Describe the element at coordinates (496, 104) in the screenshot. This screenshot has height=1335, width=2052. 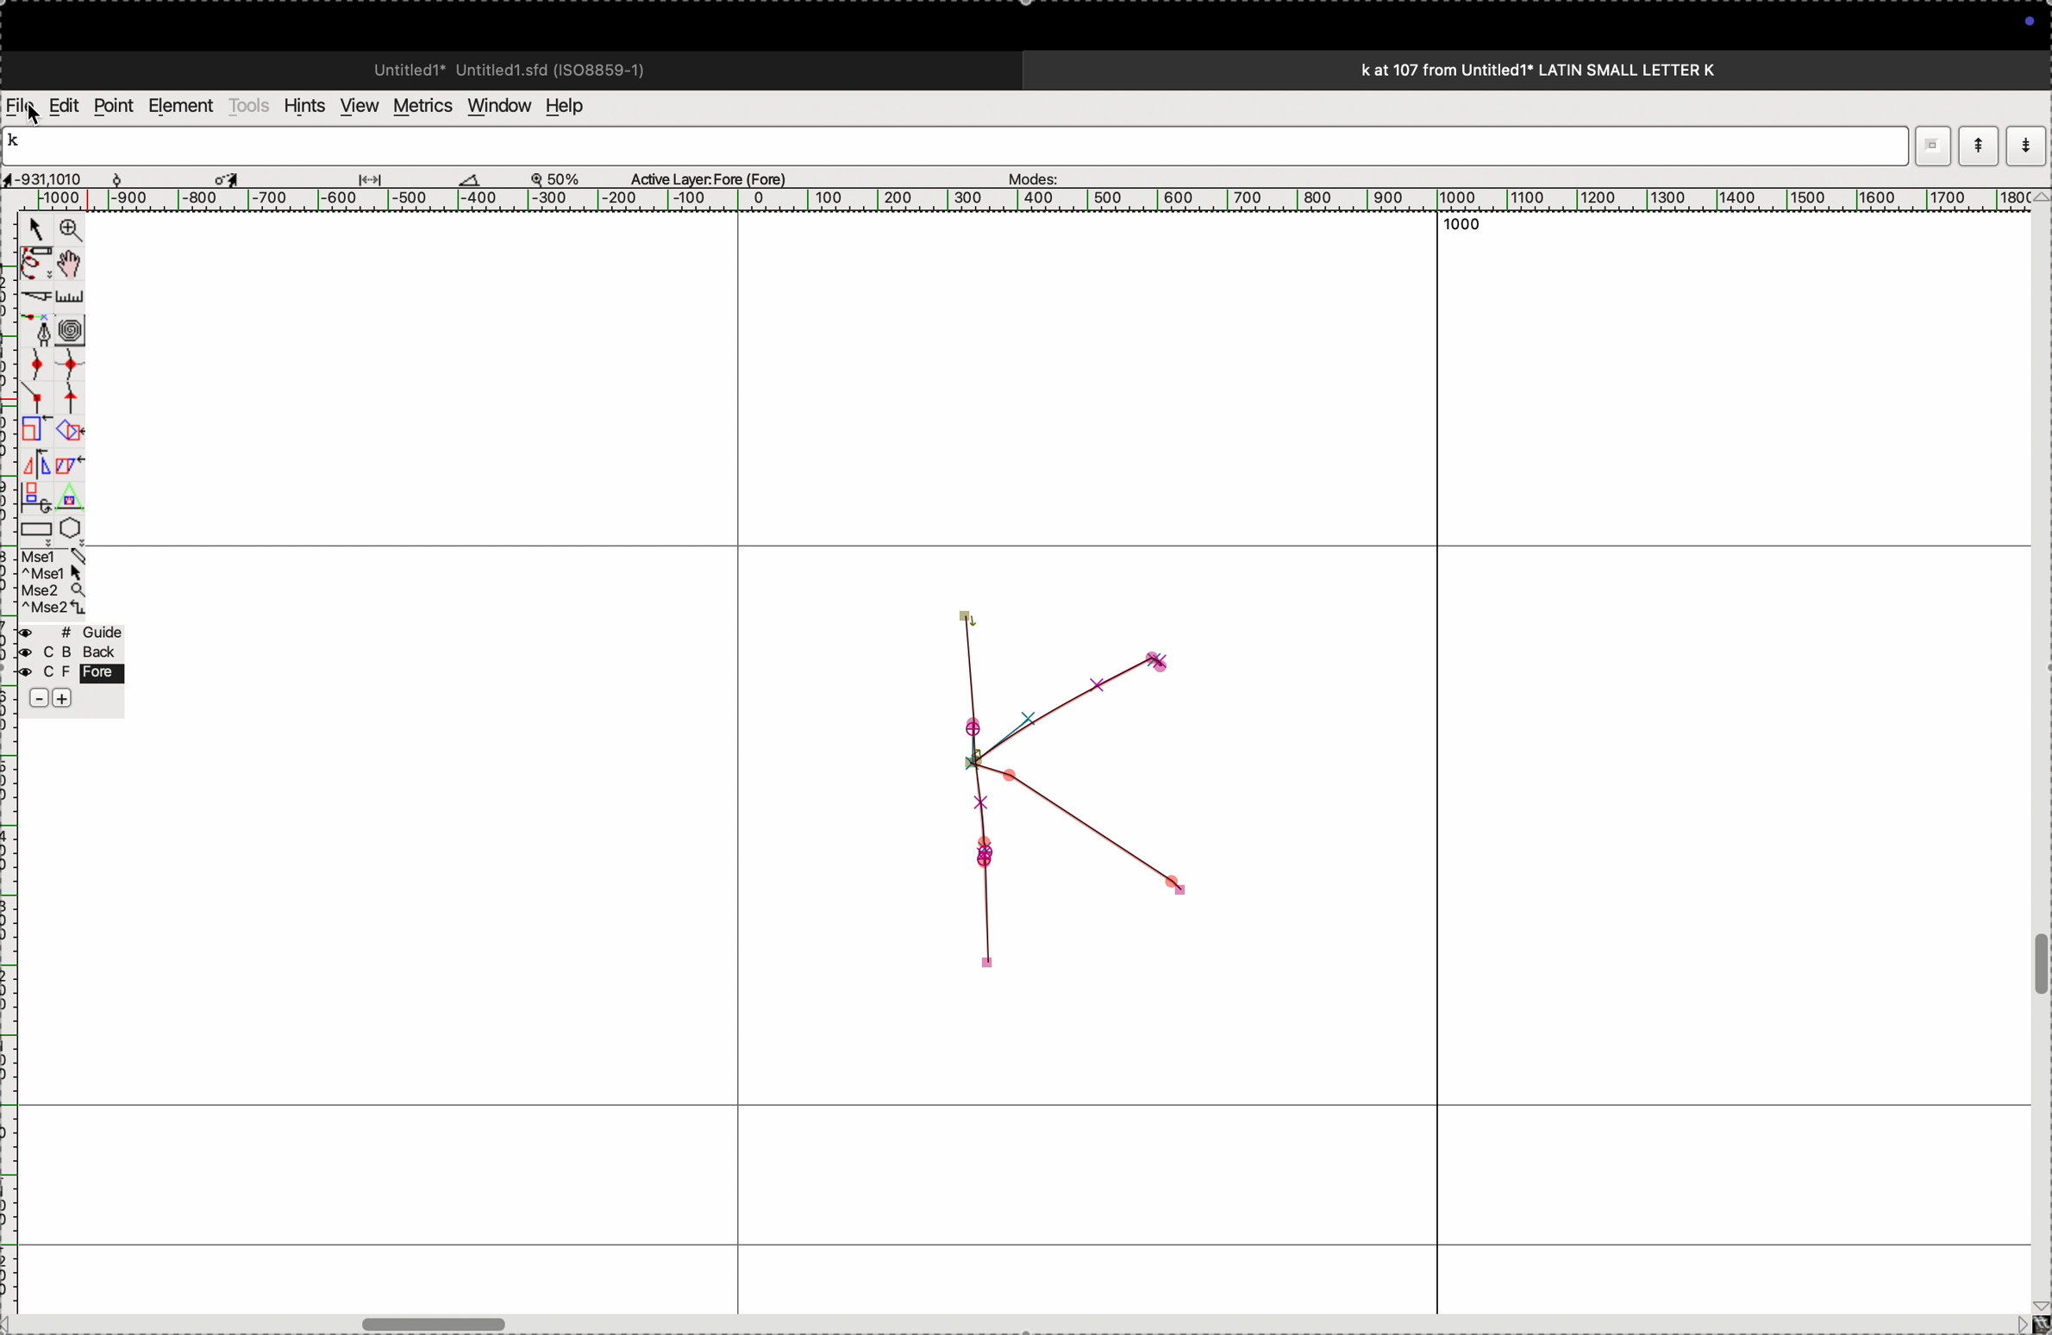
I see `window` at that location.